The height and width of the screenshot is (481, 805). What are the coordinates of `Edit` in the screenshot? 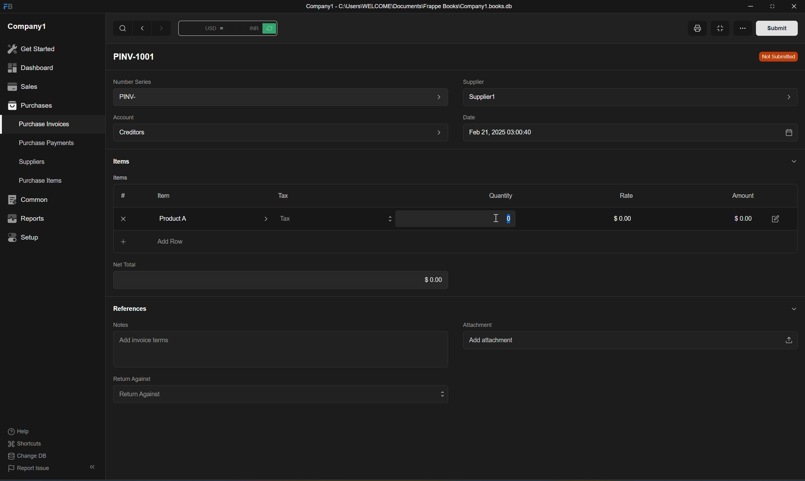 It's located at (776, 218).